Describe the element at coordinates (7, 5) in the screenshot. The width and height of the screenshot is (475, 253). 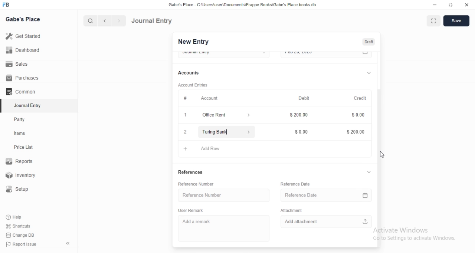
I see `FB logo` at that location.